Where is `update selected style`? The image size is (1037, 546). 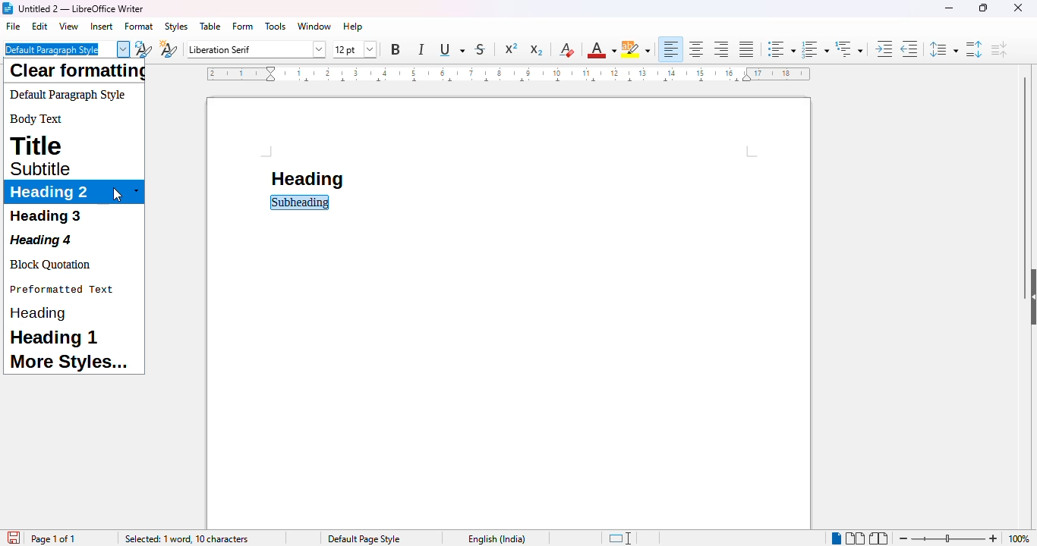 update selected style is located at coordinates (144, 49).